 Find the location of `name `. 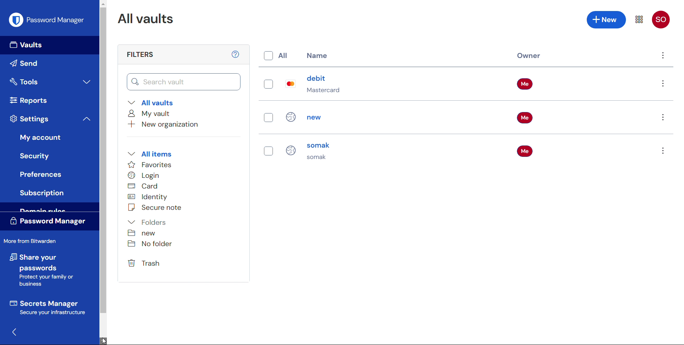

name  is located at coordinates (318, 55).